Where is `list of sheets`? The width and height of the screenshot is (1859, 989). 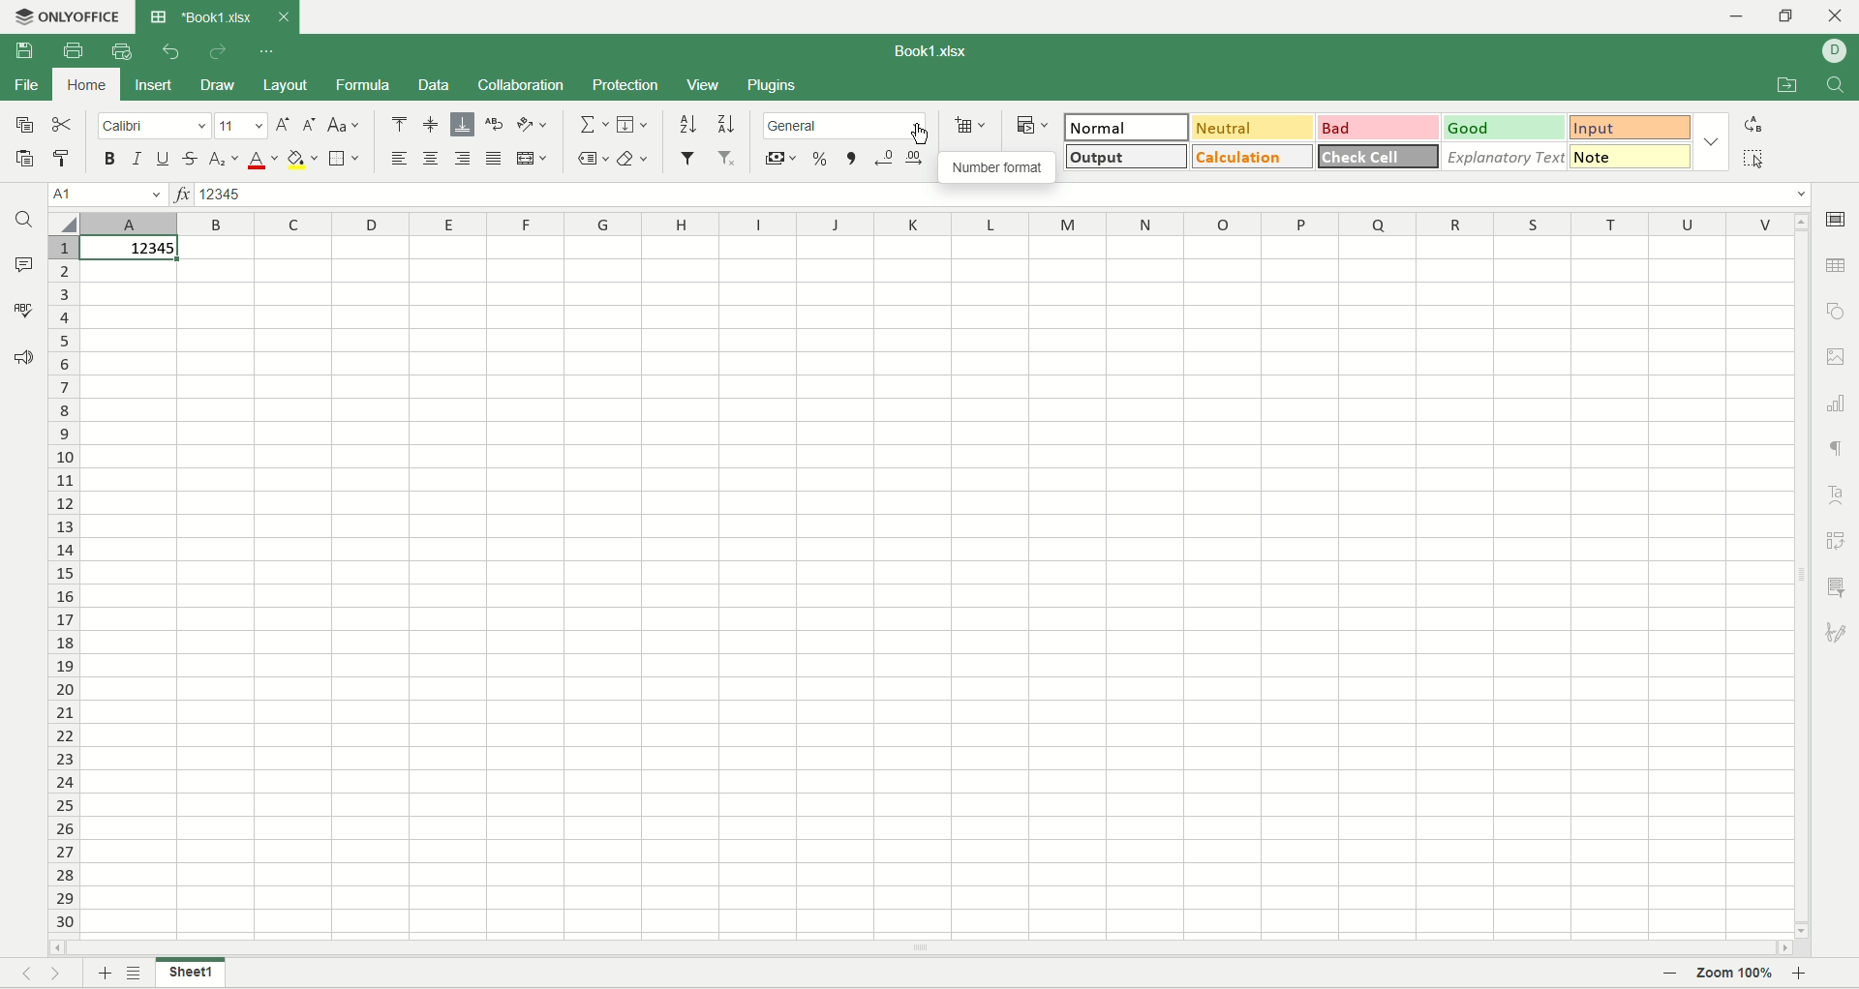 list of sheets is located at coordinates (137, 974).